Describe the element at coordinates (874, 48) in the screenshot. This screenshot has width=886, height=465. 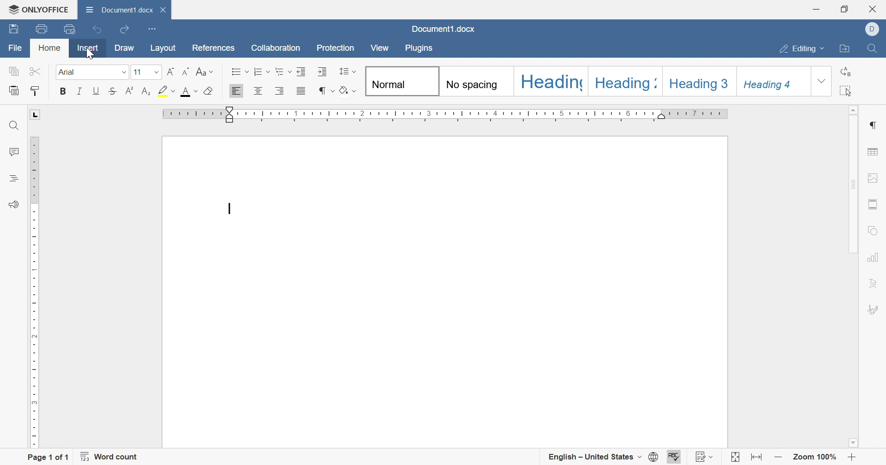
I see `Find` at that location.